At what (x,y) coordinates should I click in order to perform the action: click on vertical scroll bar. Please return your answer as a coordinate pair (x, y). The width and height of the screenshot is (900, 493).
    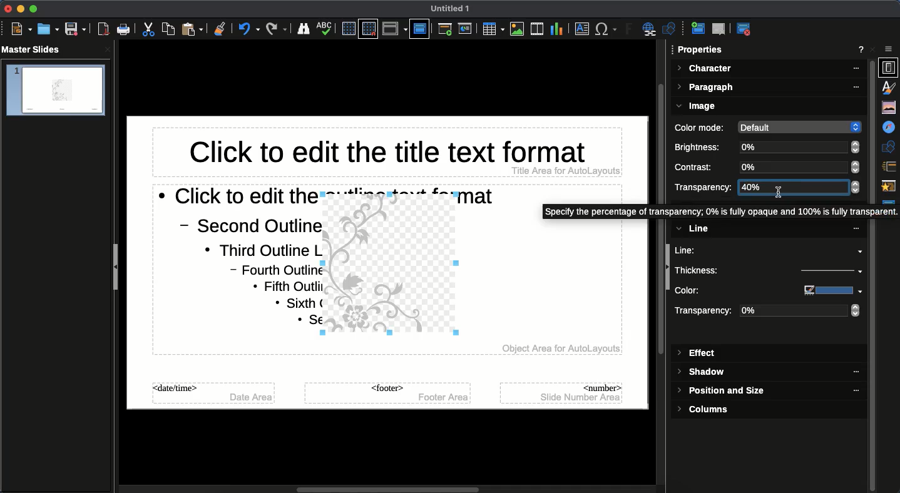
    Looking at the image, I should click on (657, 138).